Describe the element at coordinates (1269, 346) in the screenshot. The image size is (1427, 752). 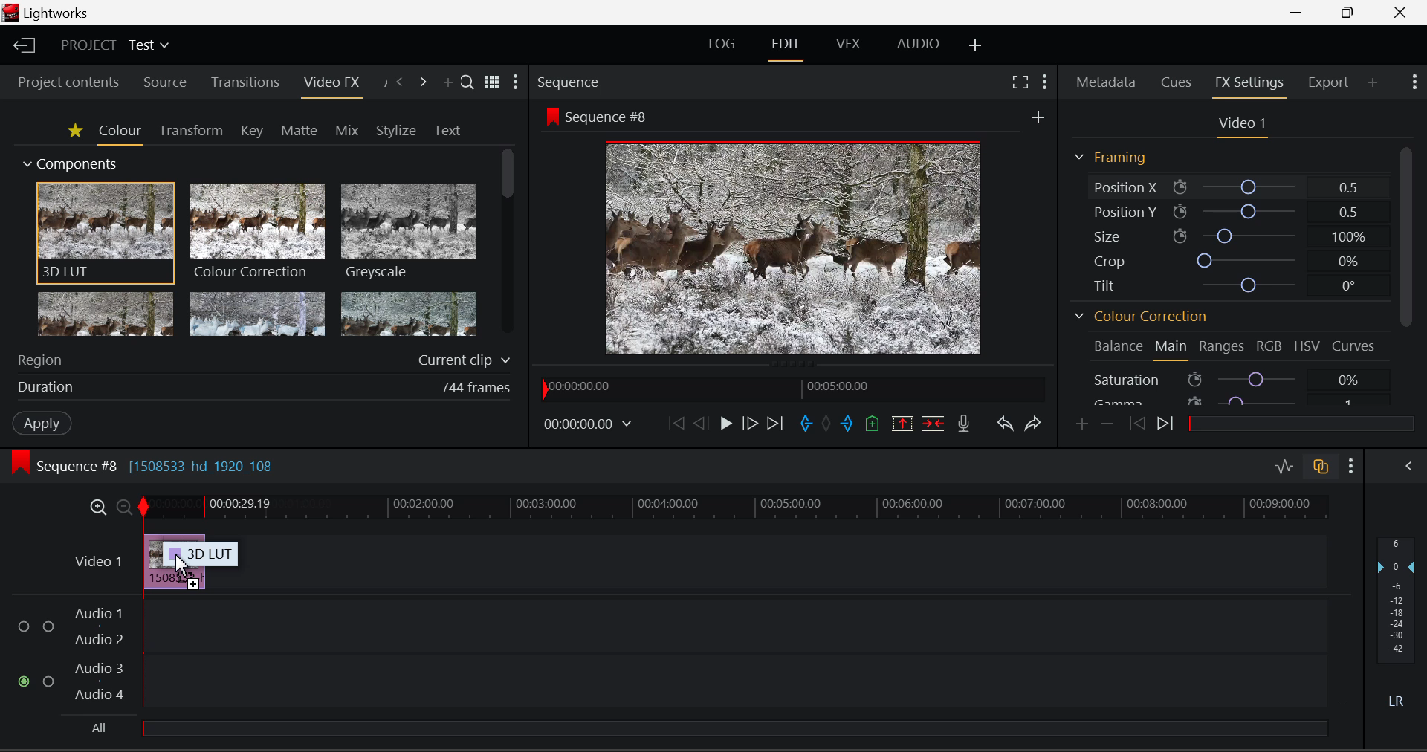
I see `RGB` at that location.